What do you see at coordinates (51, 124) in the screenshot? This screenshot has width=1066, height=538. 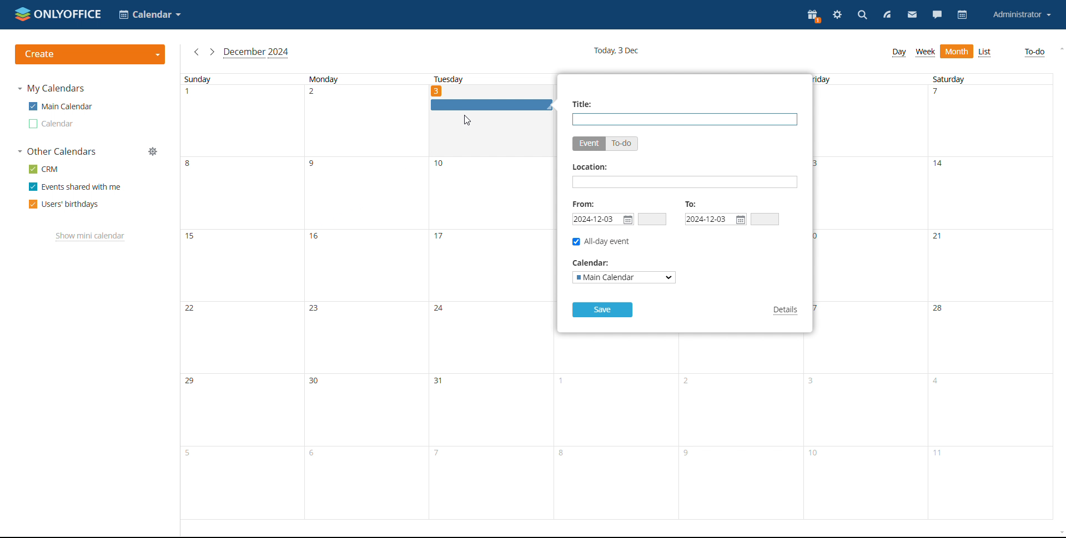 I see `other calendar` at bounding box center [51, 124].